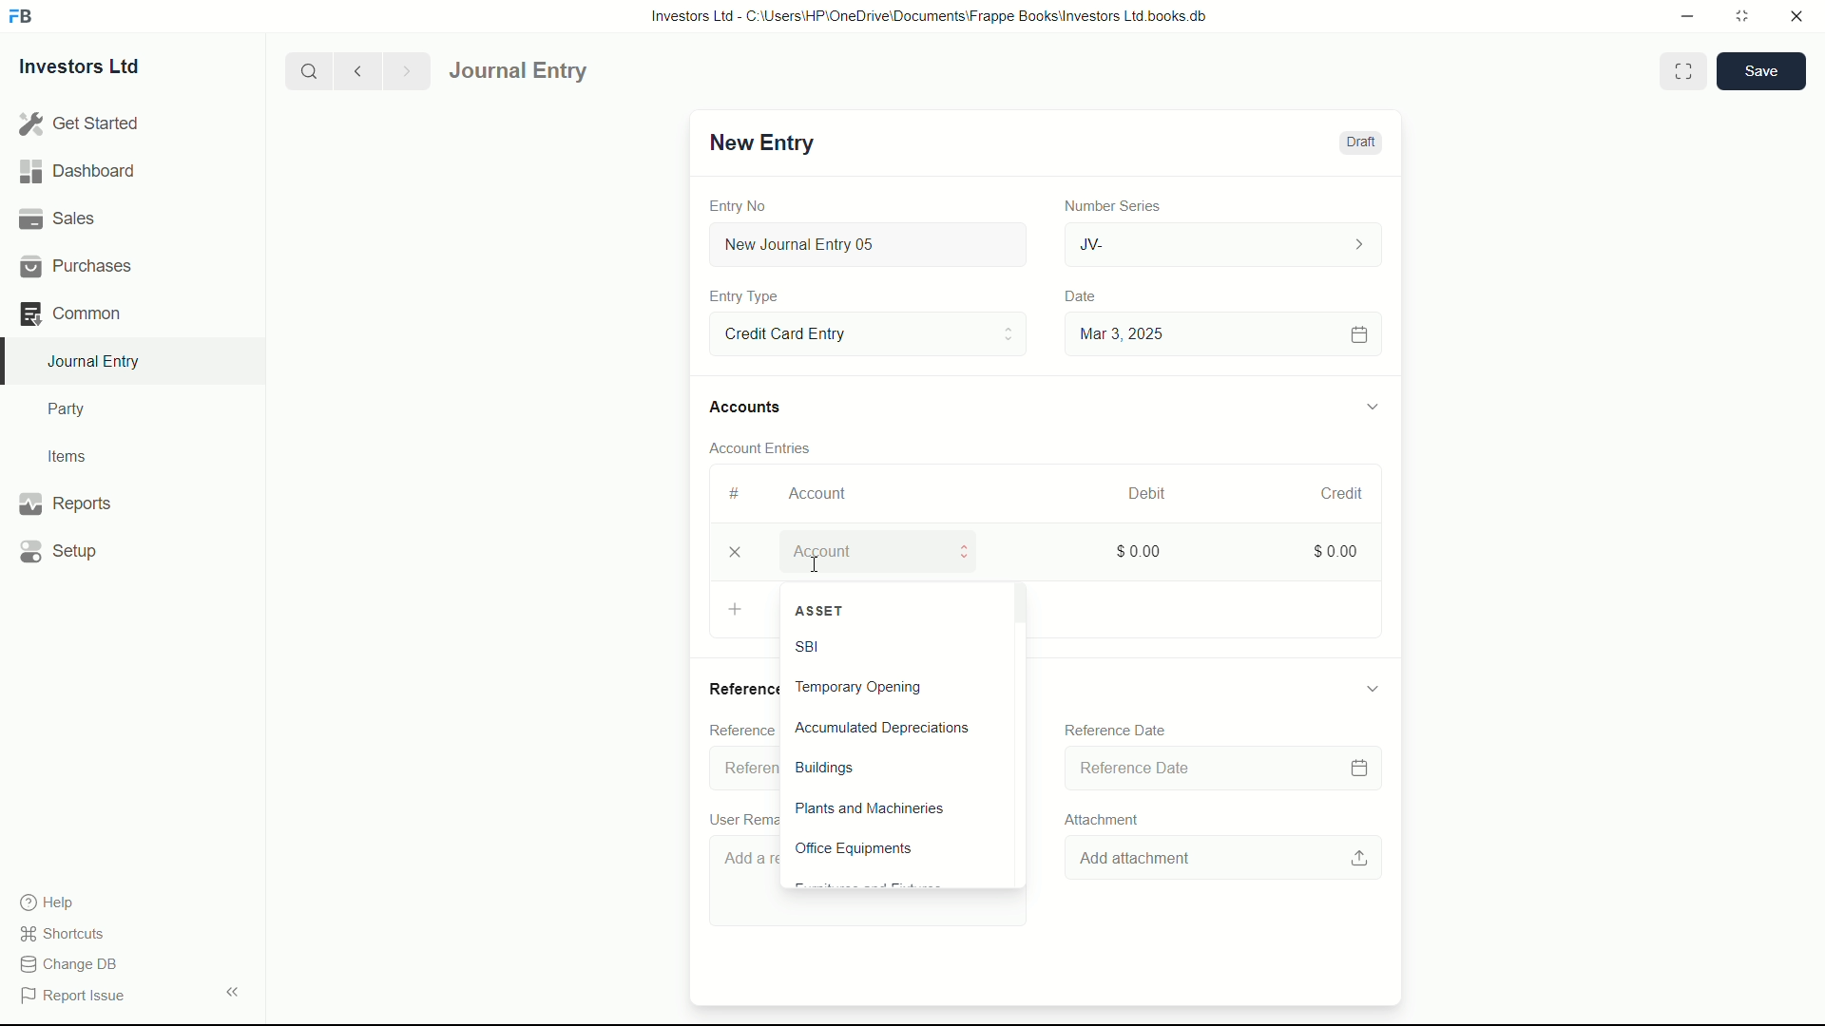 The width and height of the screenshot is (1825, 1026). I want to click on Attachment, so click(1097, 818).